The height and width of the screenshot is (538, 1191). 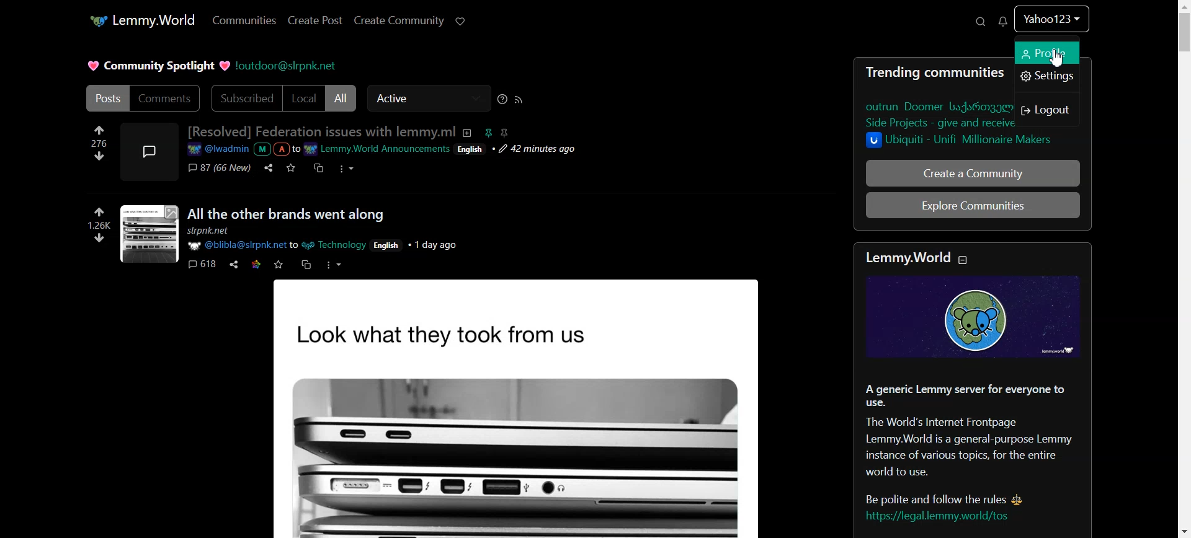 What do you see at coordinates (99, 239) in the screenshot?
I see `` at bounding box center [99, 239].